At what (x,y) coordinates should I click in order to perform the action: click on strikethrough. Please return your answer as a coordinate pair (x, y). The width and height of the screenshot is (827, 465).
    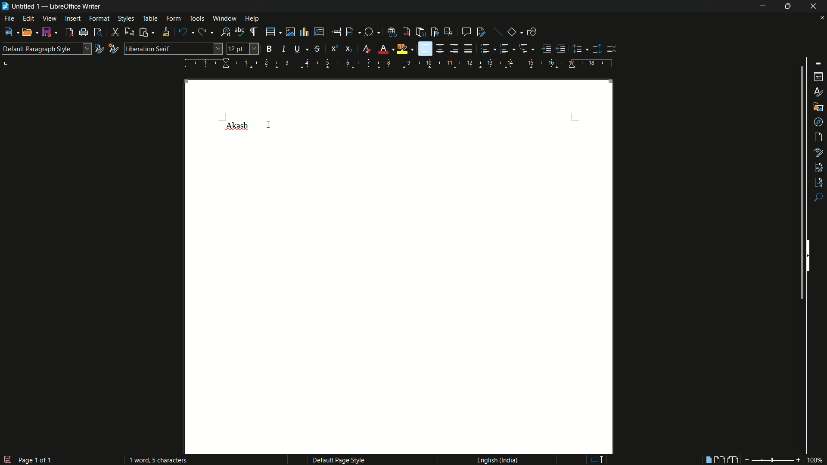
    Looking at the image, I should click on (317, 49).